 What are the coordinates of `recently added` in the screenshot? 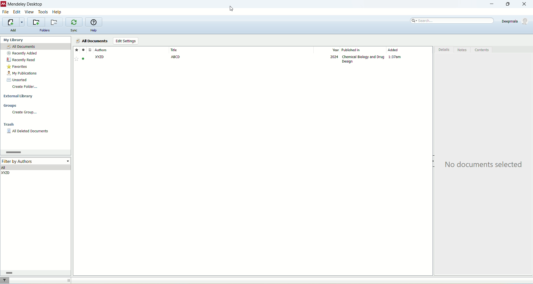 It's located at (22, 53).